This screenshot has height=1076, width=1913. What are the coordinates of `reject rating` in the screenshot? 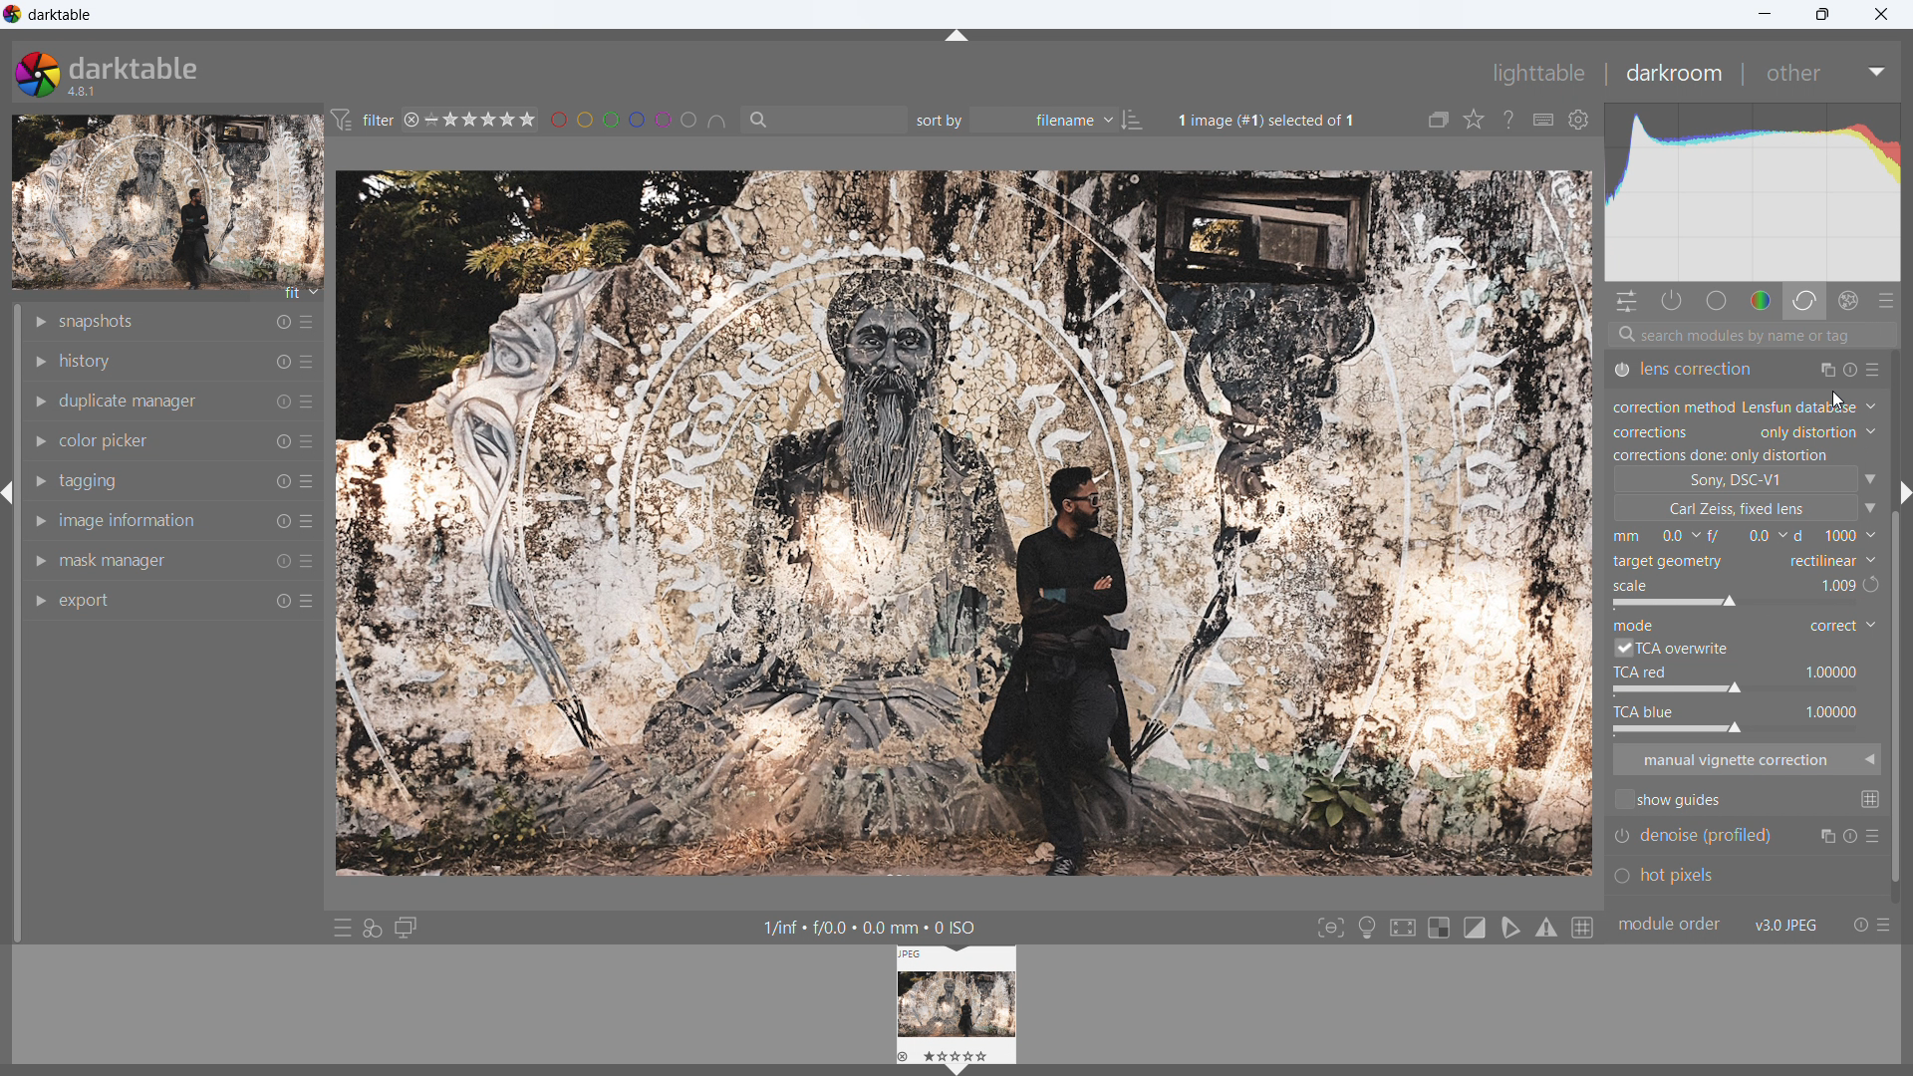 It's located at (412, 122).